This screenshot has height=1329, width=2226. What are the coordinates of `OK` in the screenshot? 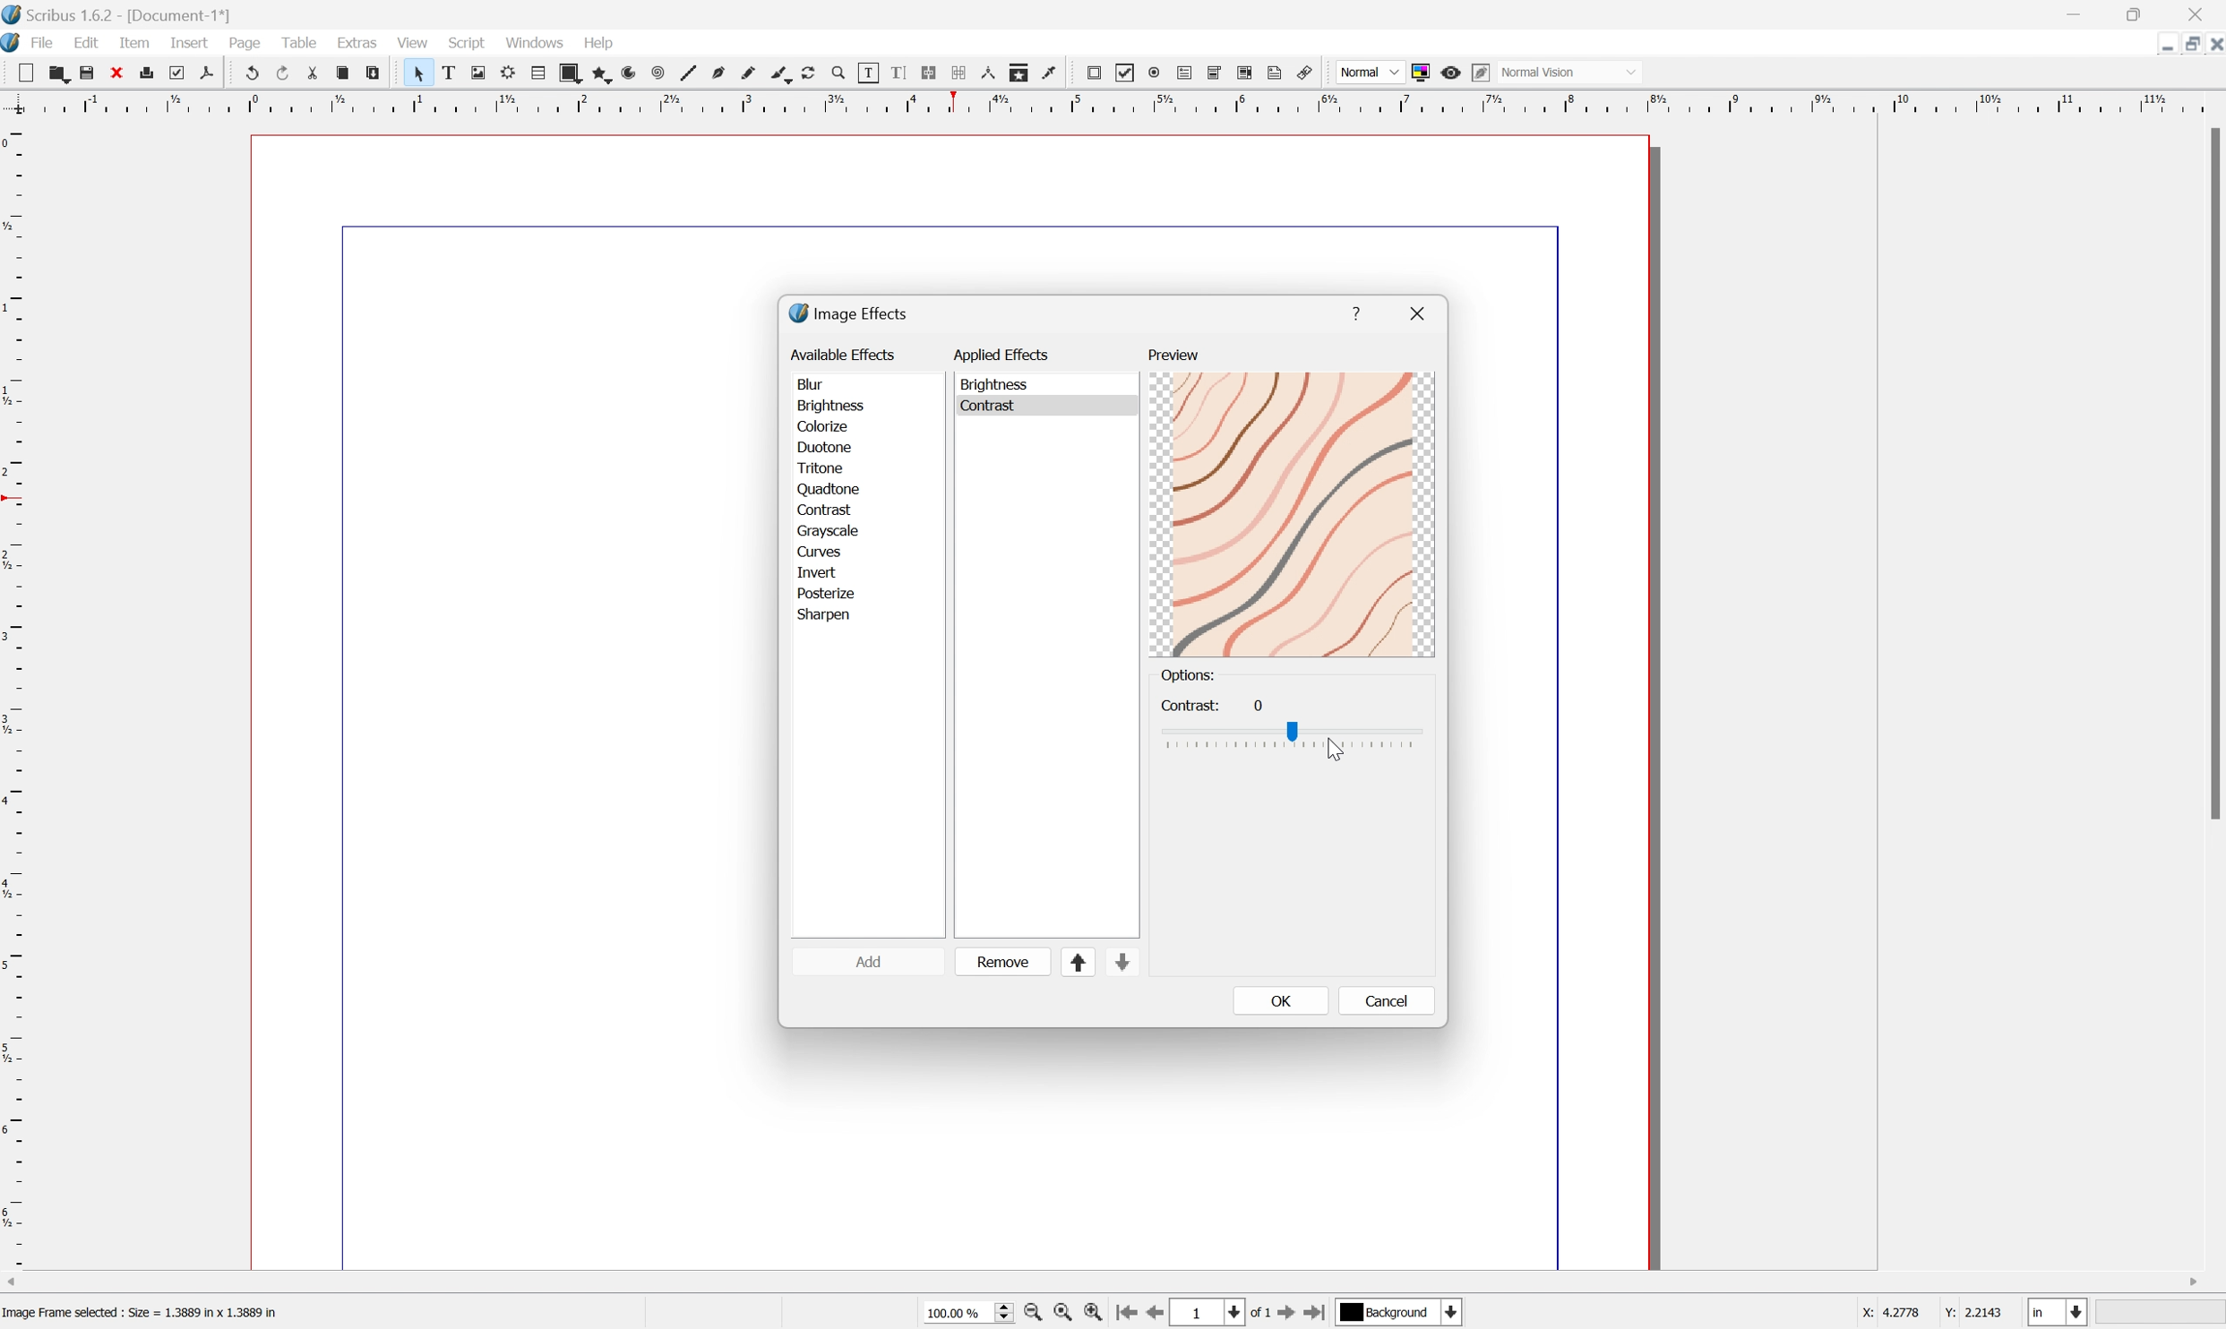 It's located at (1280, 999).